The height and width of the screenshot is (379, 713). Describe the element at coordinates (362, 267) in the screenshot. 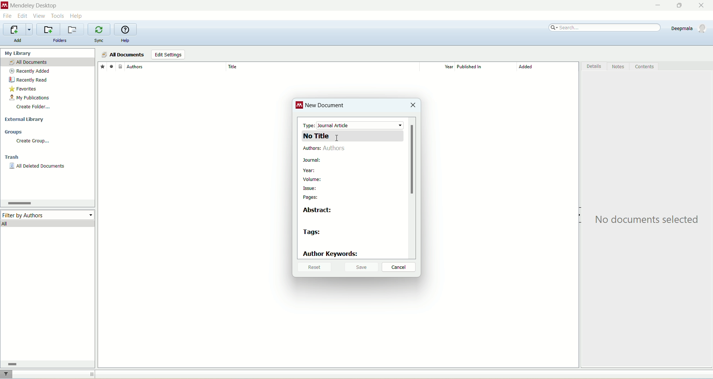

I see `save` at that location.